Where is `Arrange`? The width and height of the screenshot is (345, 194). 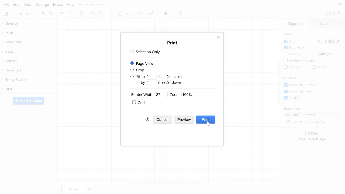
Arrange is located at coordinates (42, 5).